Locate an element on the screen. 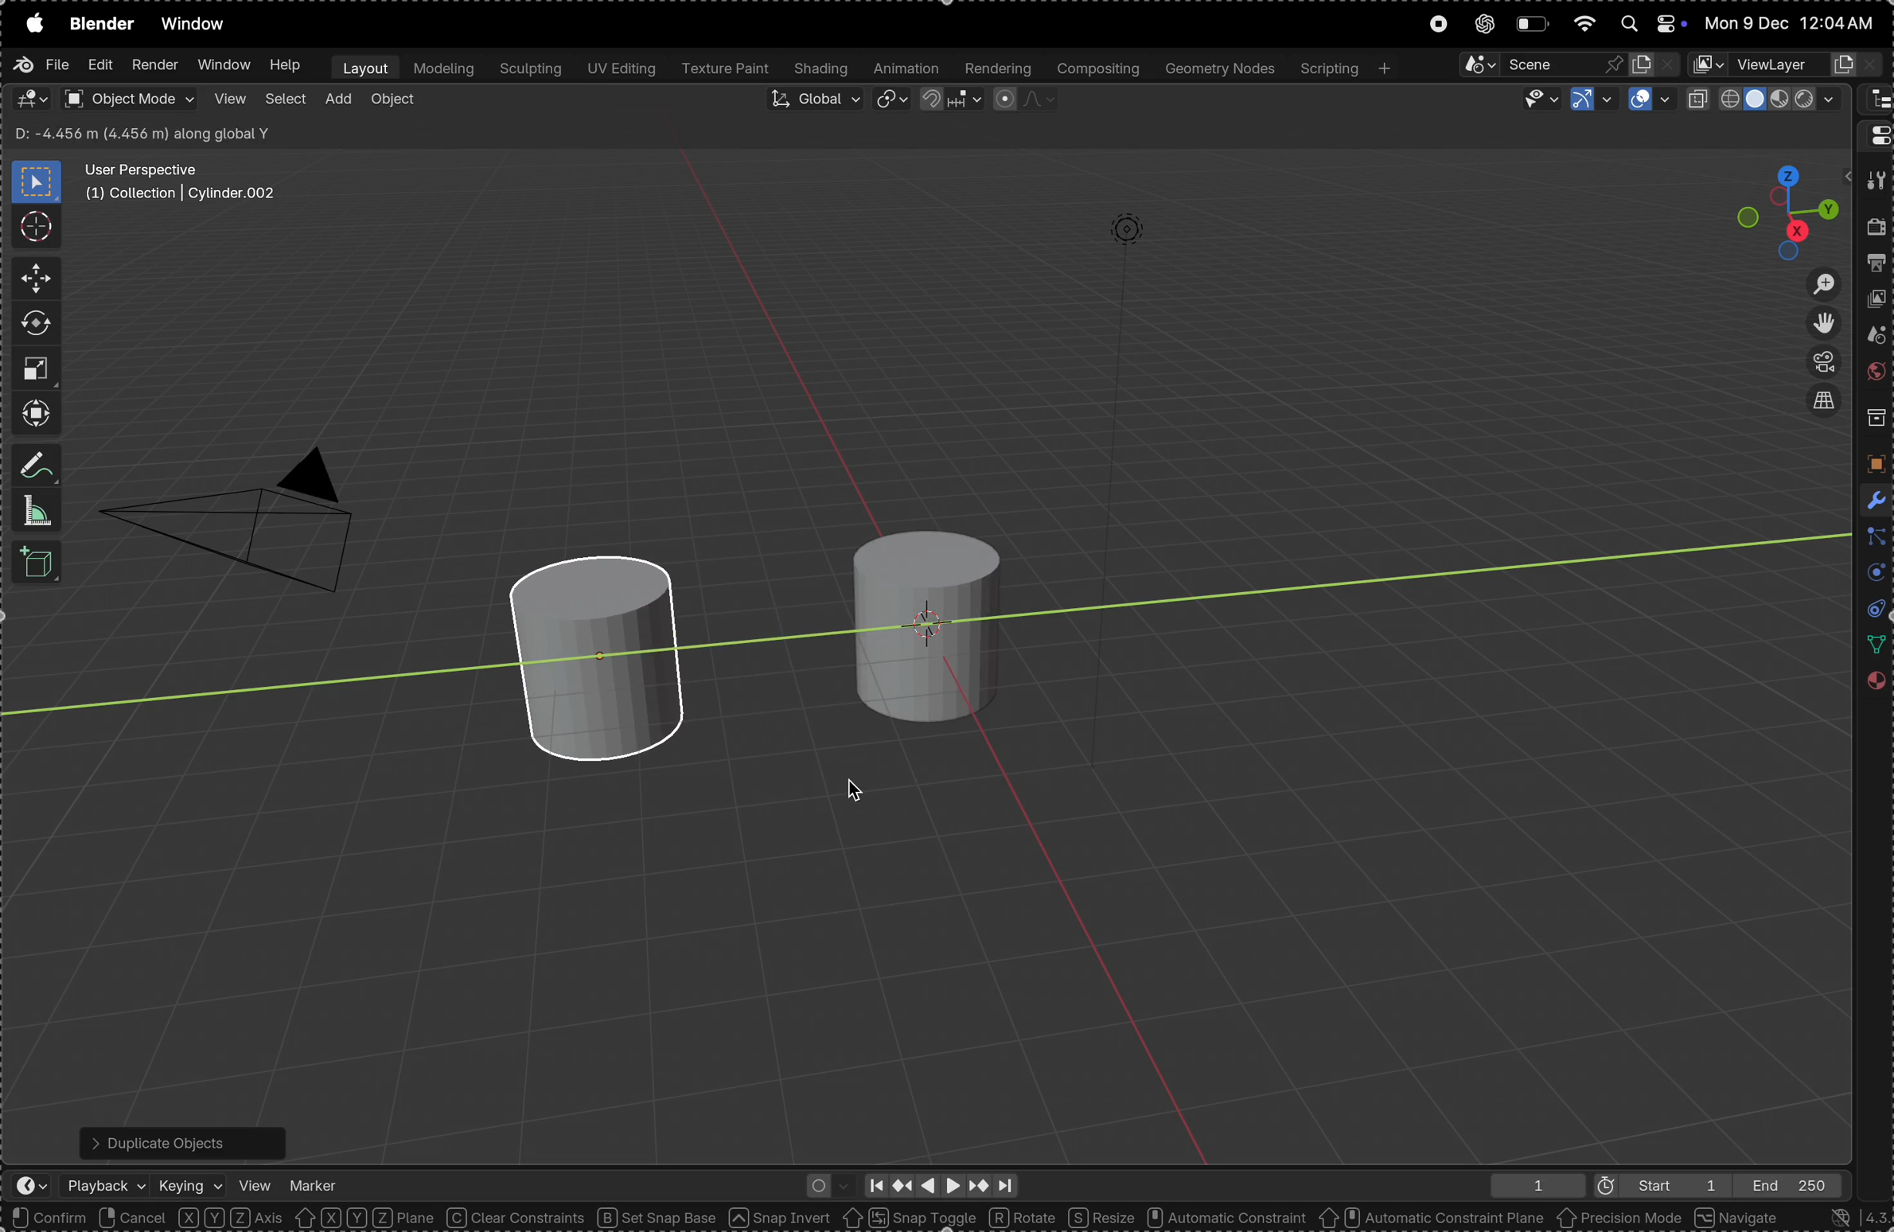  add is located at coordinates (337, 100).